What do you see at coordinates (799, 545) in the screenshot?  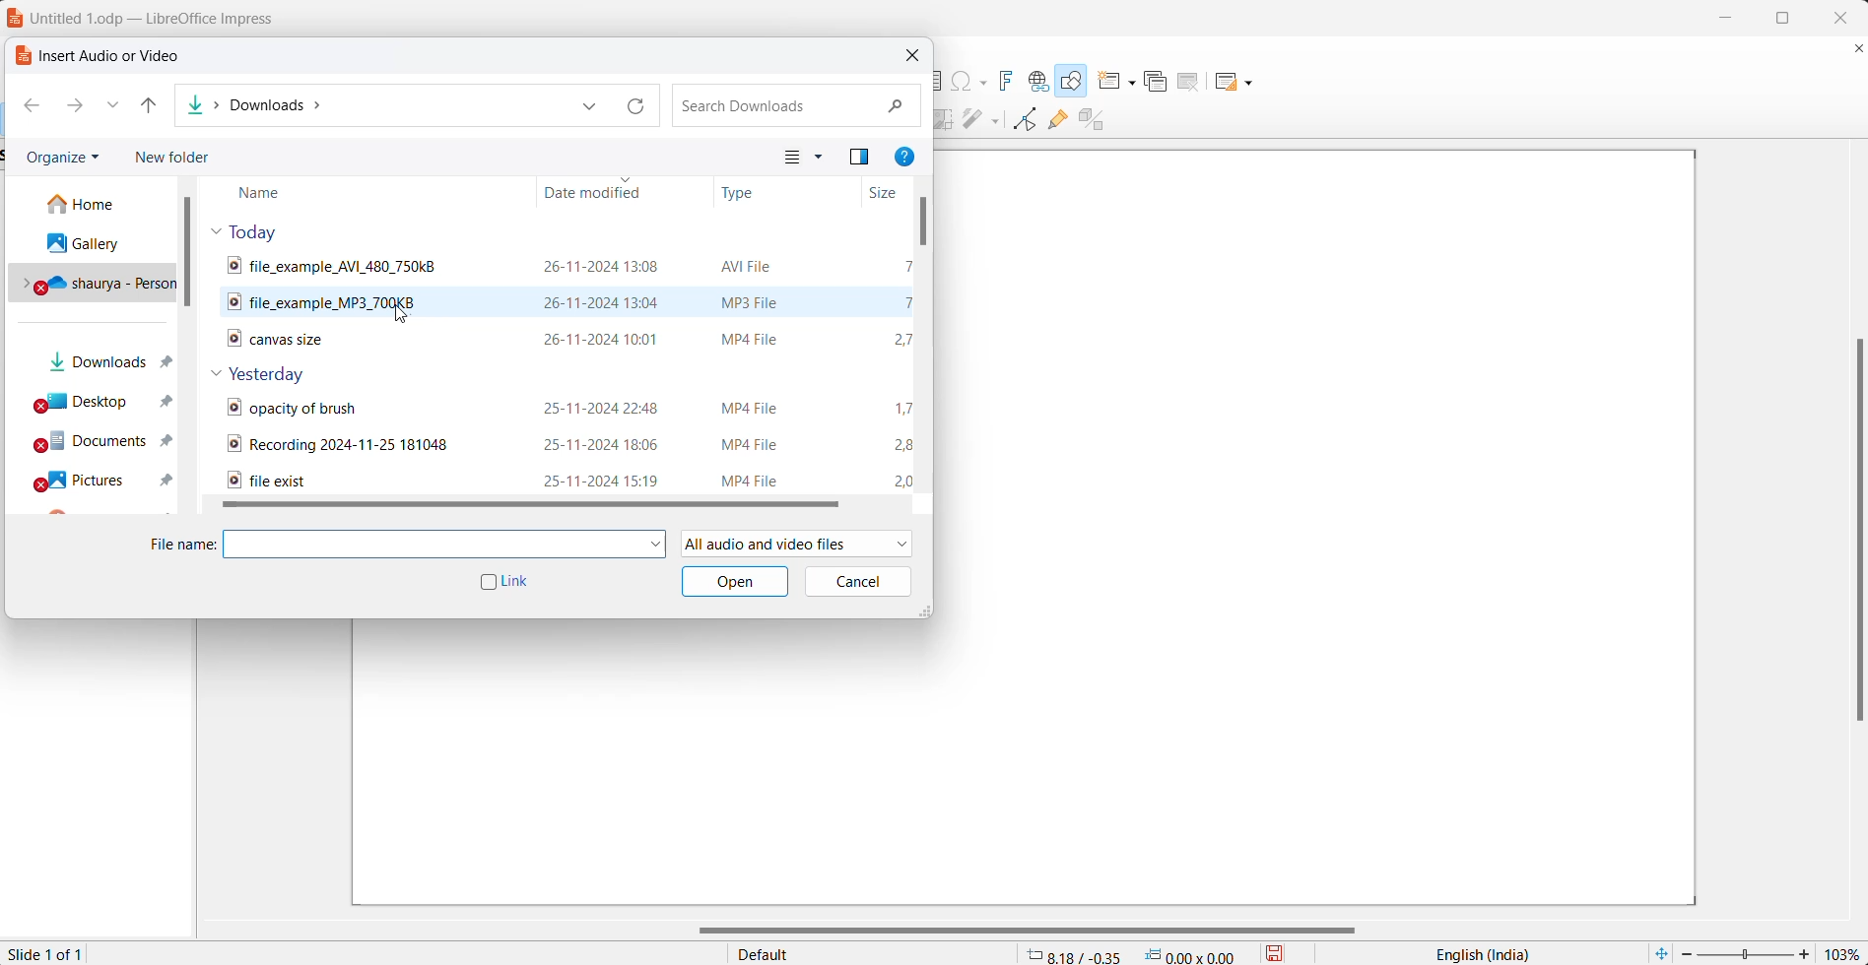 I see `allowed file type` at bounding box center [799, 545].